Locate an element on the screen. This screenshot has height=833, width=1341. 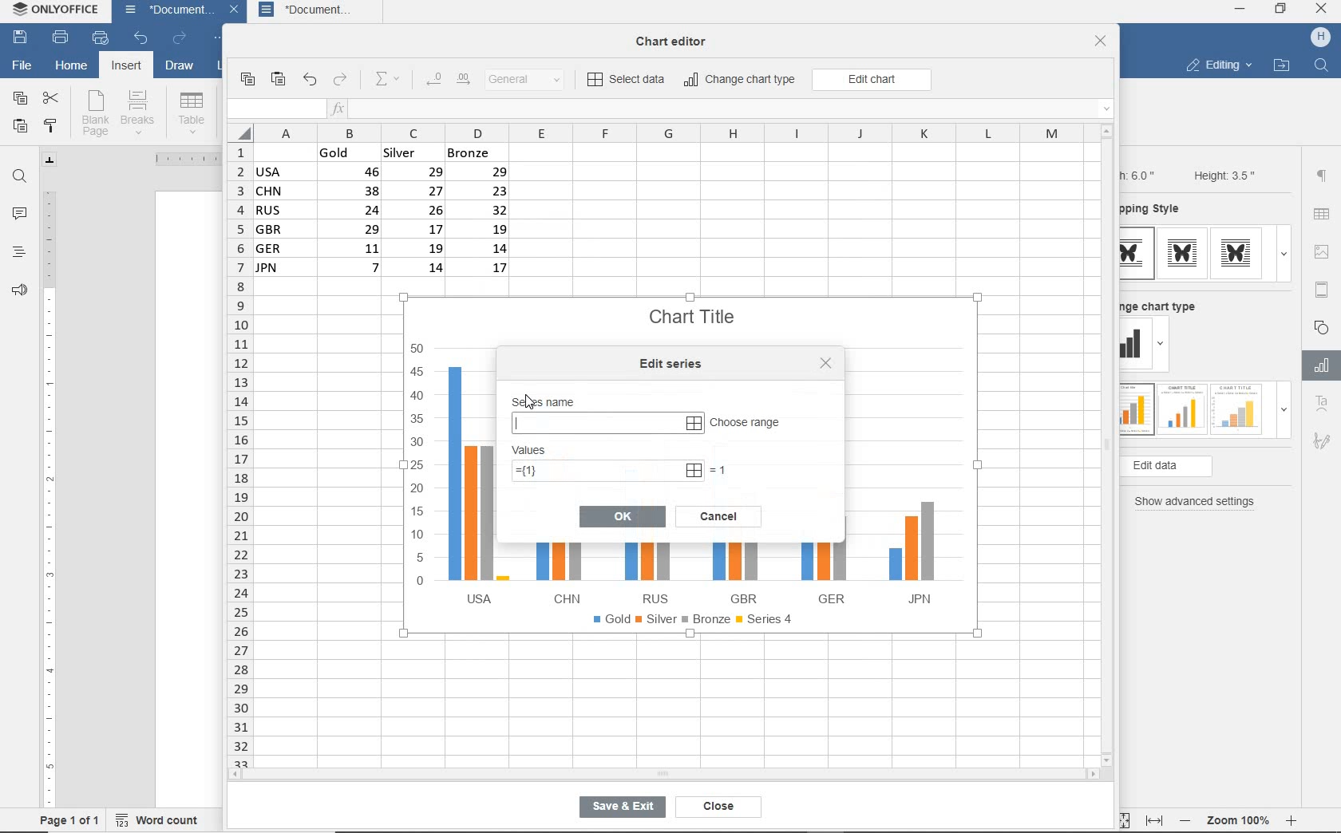
restore down is located at coordinates (1281, 10).